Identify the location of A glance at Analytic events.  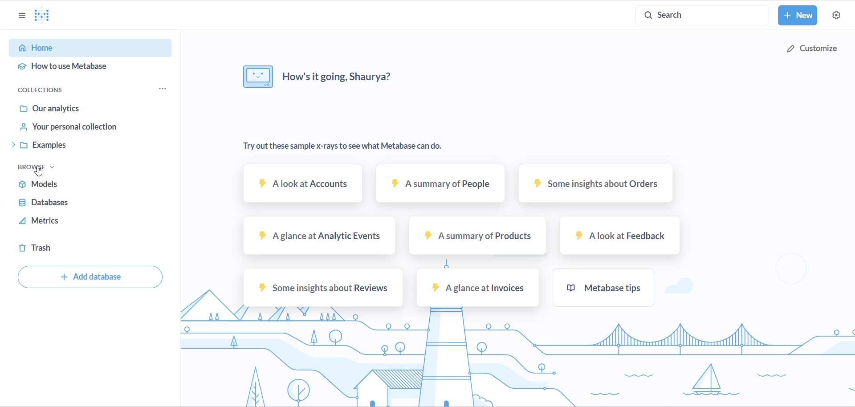
(321, 238).